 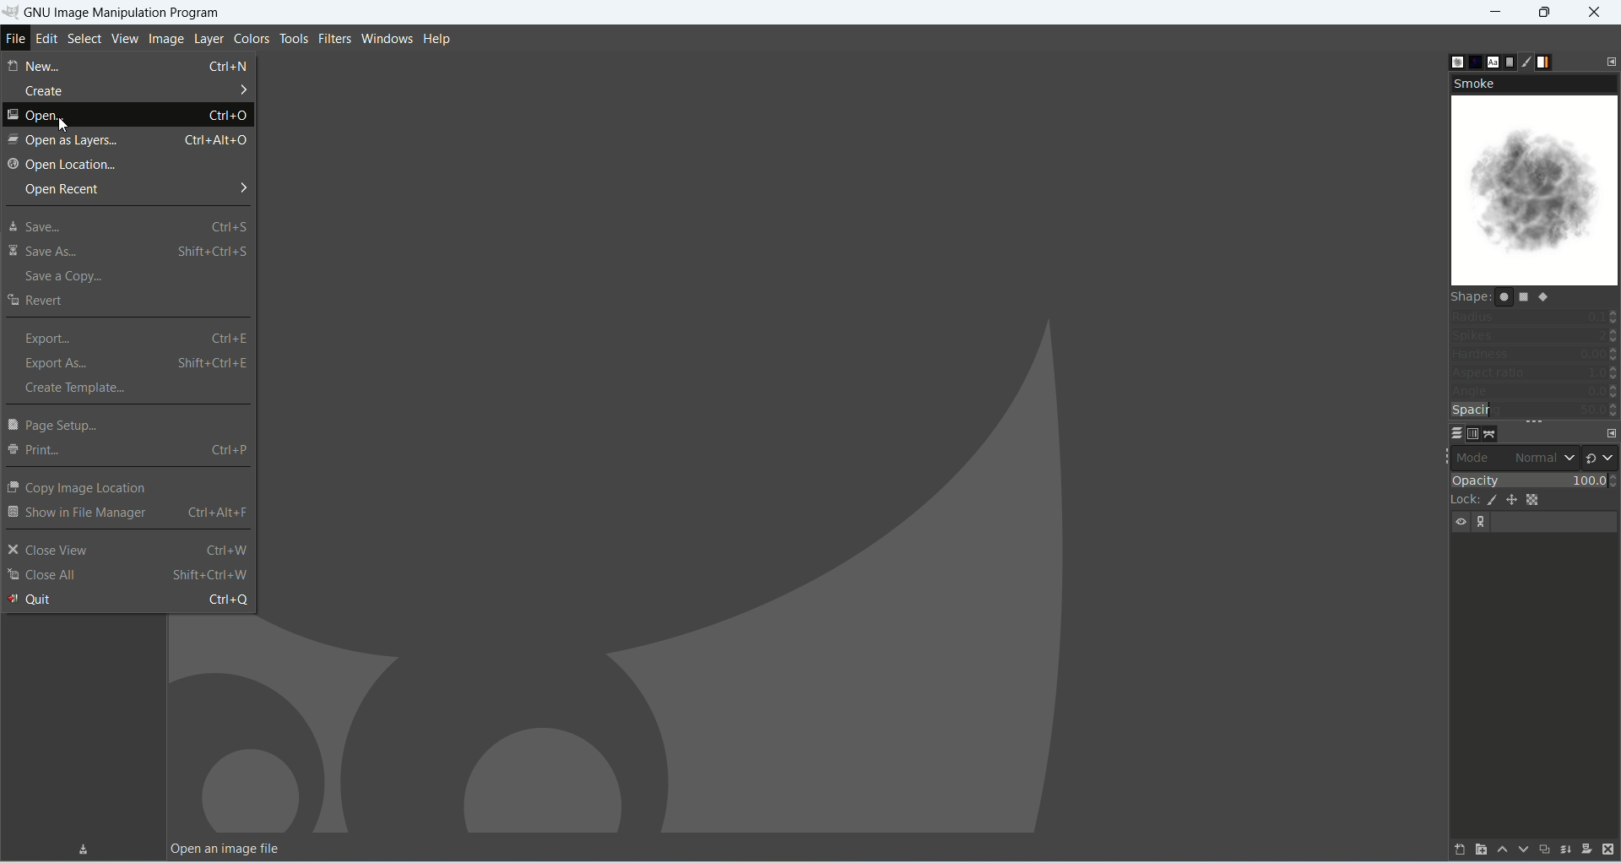 I want to click on revert, so click(x=38, y=299).